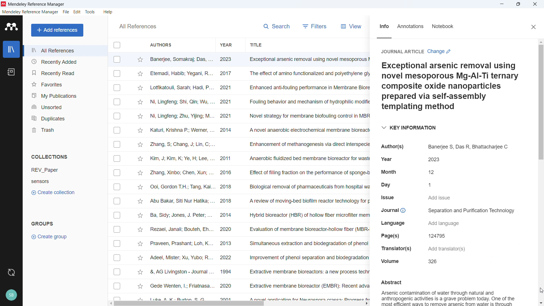 The image size is (544, 306). Describe the element at coordinates (383, 28) in the screenshot. I see `info` at that location.